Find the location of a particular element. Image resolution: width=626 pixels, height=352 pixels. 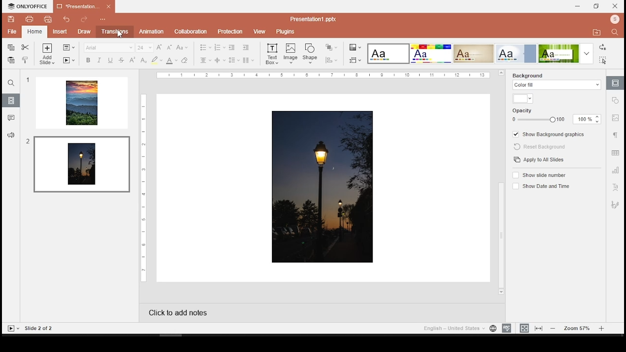

move is located at coordinates (596, 31).